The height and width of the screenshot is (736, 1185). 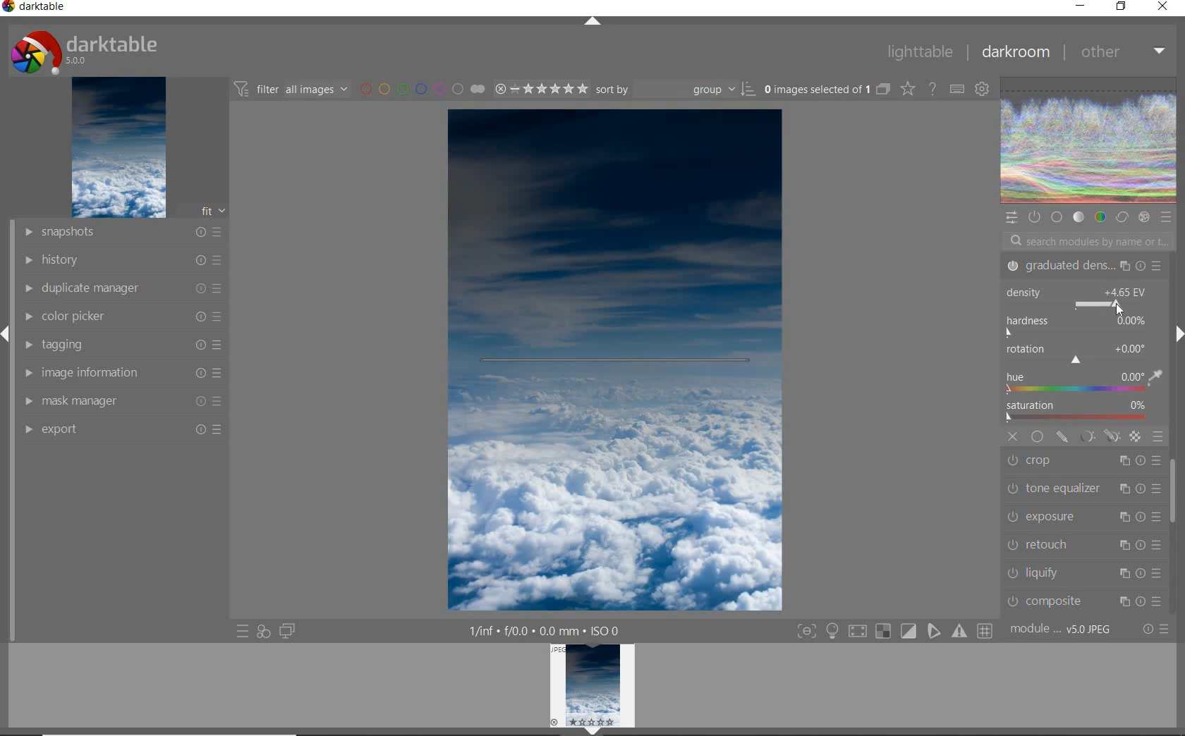 I want to click on Next, so click(x=1178, y=334).